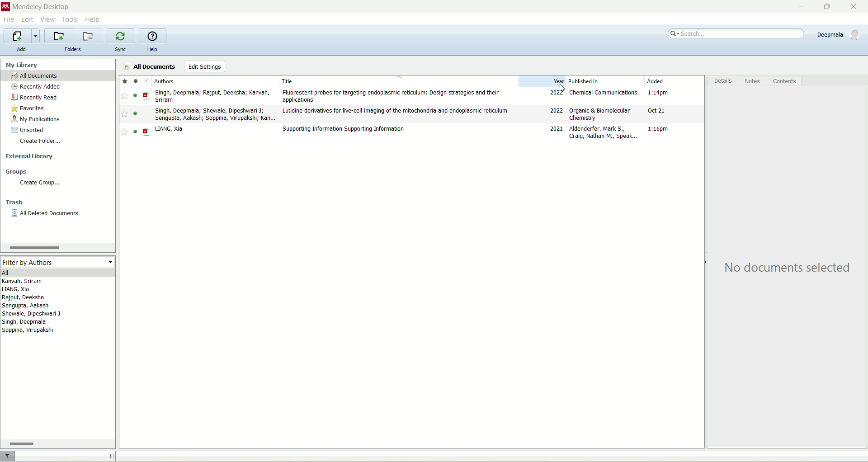  What do you see at coordinates (24, 65) in the screenshot?
I see `my library` at bounding box center [24, 65].